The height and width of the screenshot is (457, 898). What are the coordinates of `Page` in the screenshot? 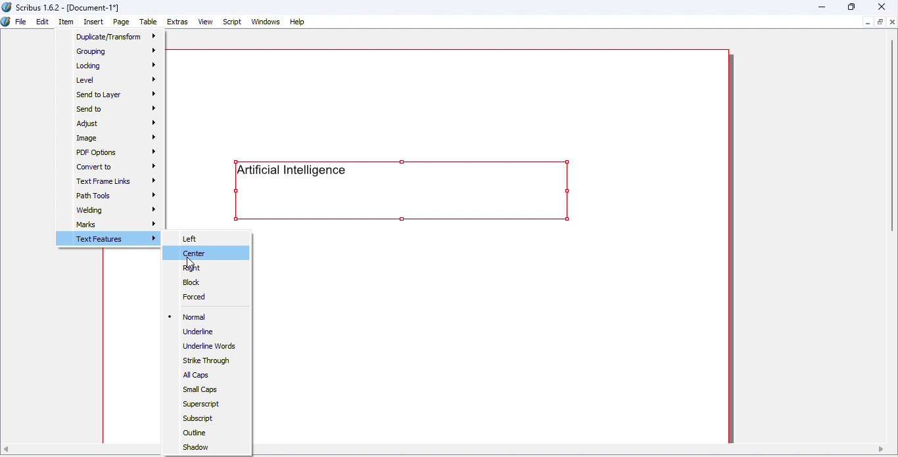 It's located at (122, 22).